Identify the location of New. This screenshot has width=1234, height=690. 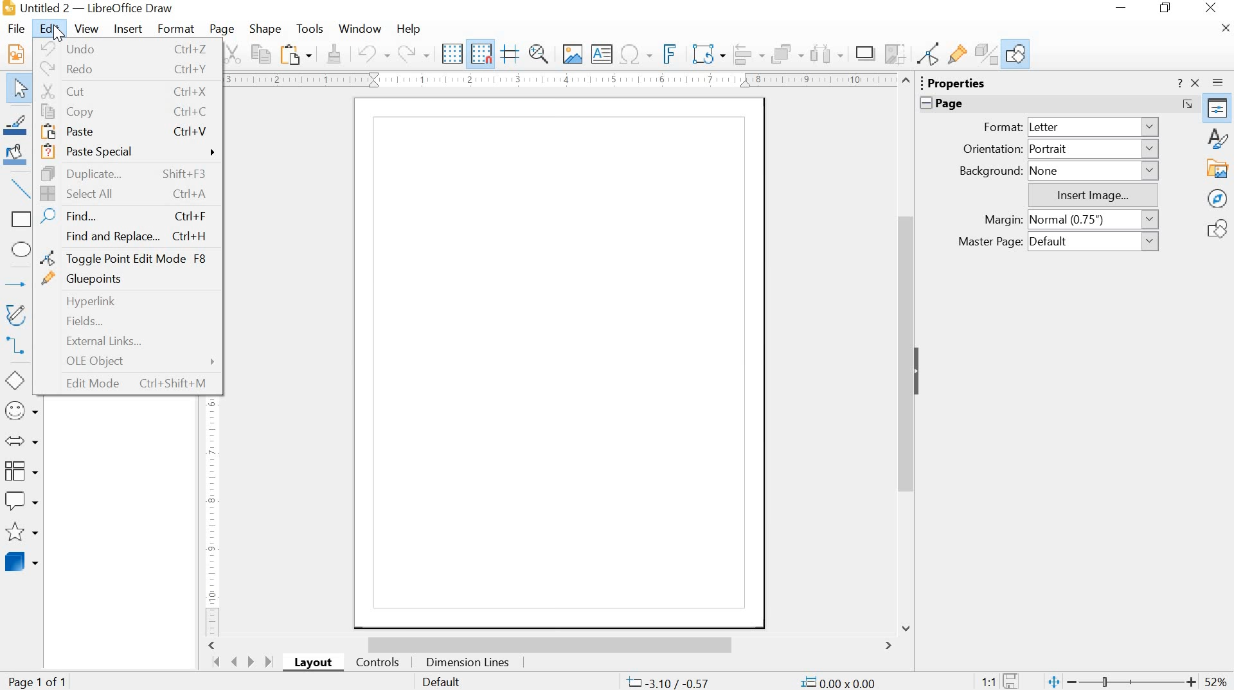
(22, 53).